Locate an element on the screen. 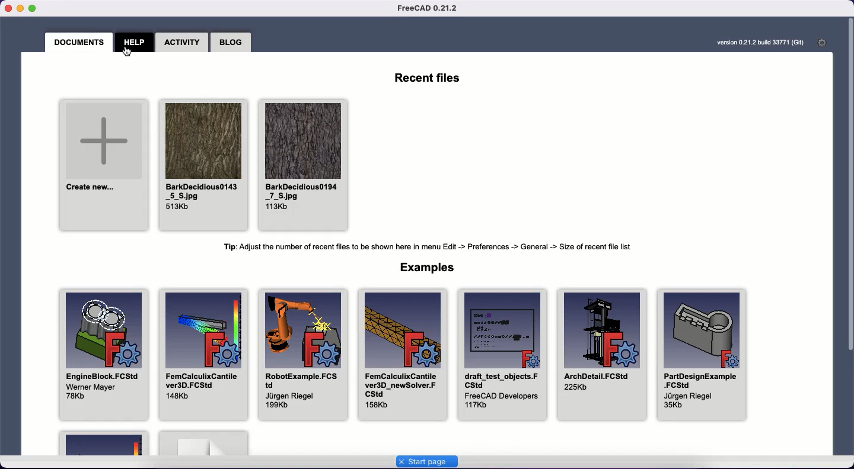 This screenshot has width=854, height=469. Version is located at coordinates (762, 43).